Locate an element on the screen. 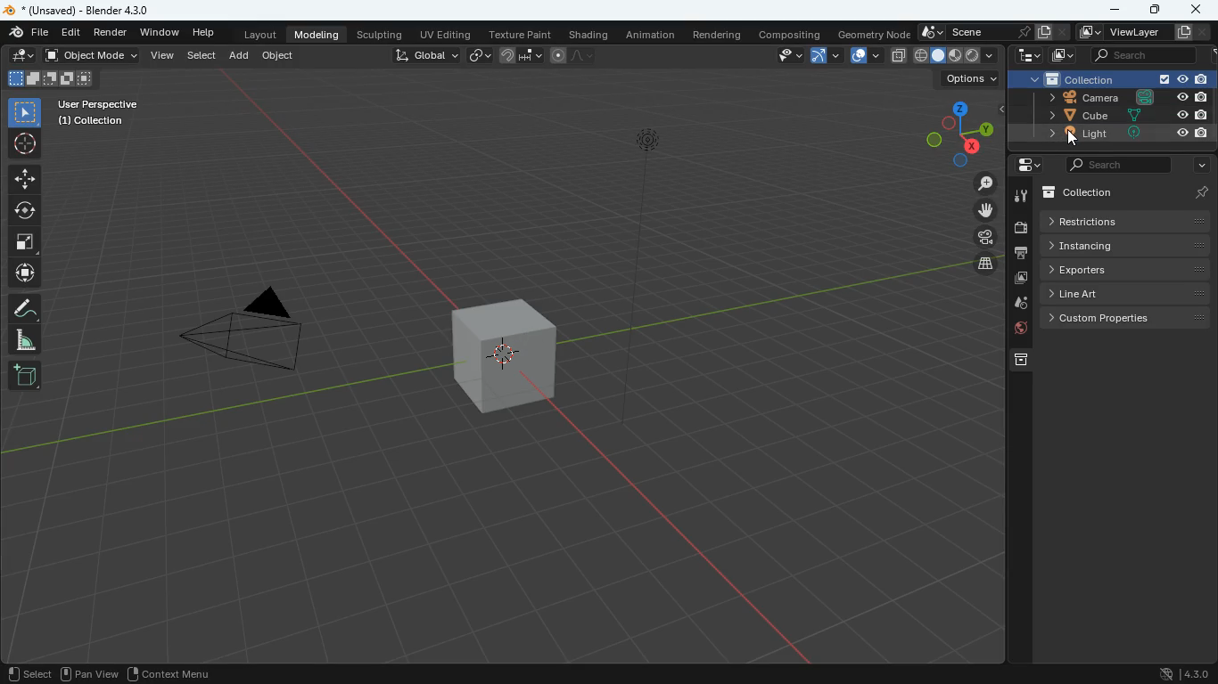 The height and width of the screenshot is (684, 1218). shading is located at coordinates (591, 35).